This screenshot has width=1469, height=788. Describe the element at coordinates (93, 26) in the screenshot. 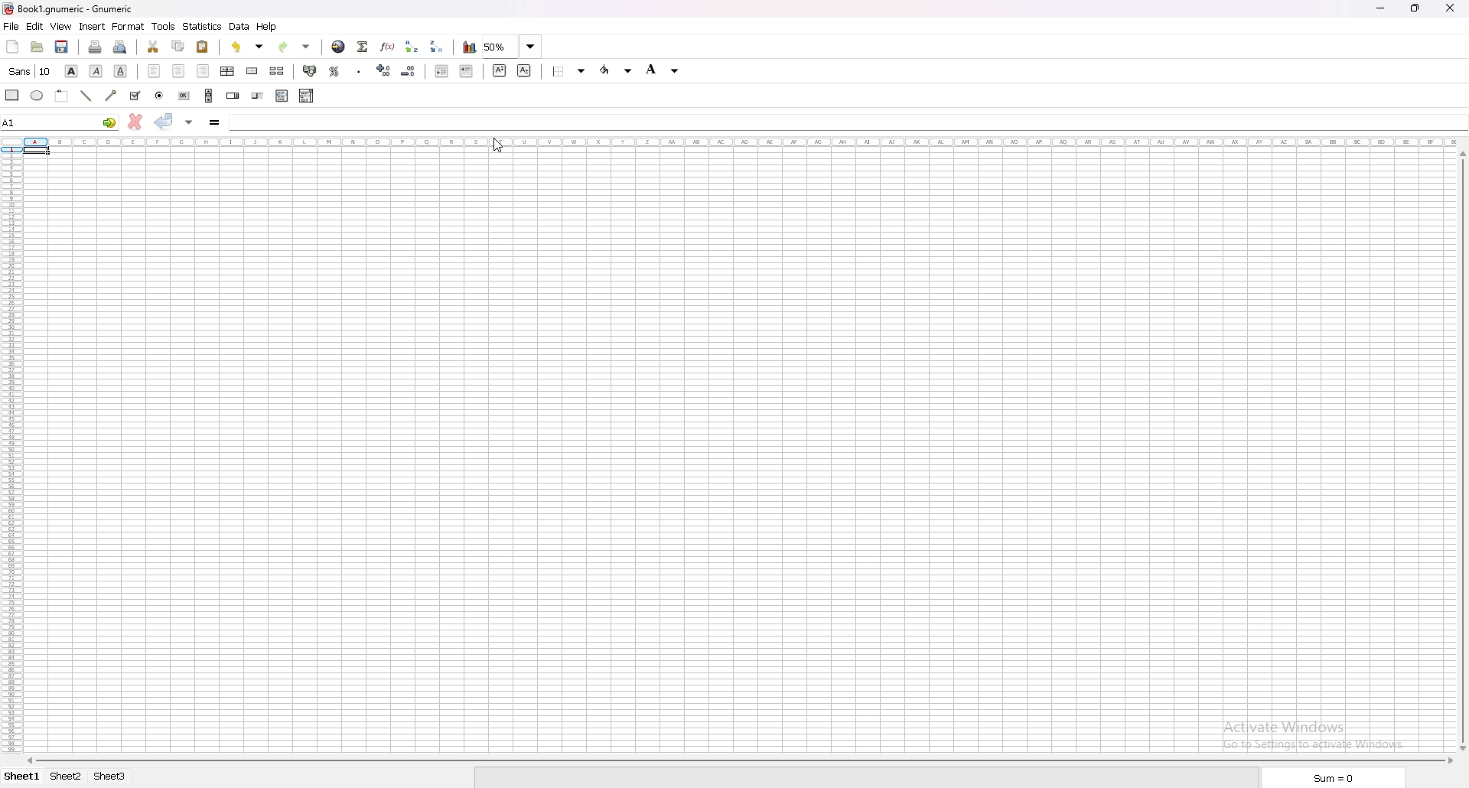

I see `insert` at that location.